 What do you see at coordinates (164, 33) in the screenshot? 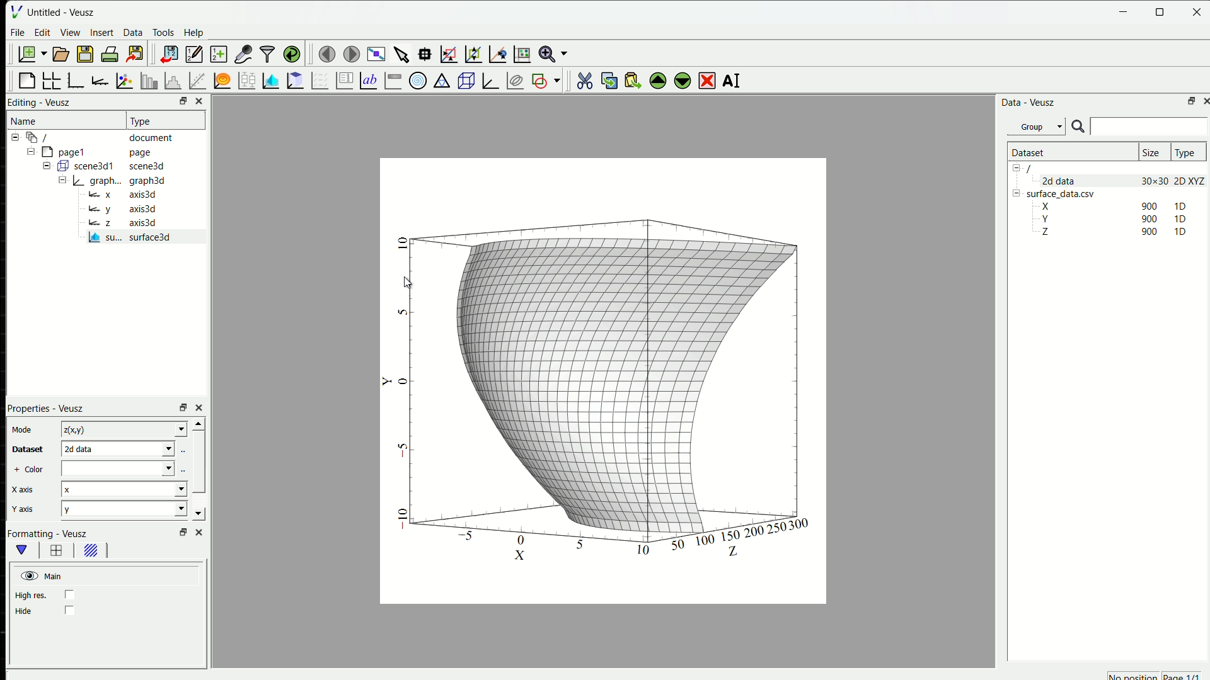
I see `Tools` at bounding box center [164, 33].